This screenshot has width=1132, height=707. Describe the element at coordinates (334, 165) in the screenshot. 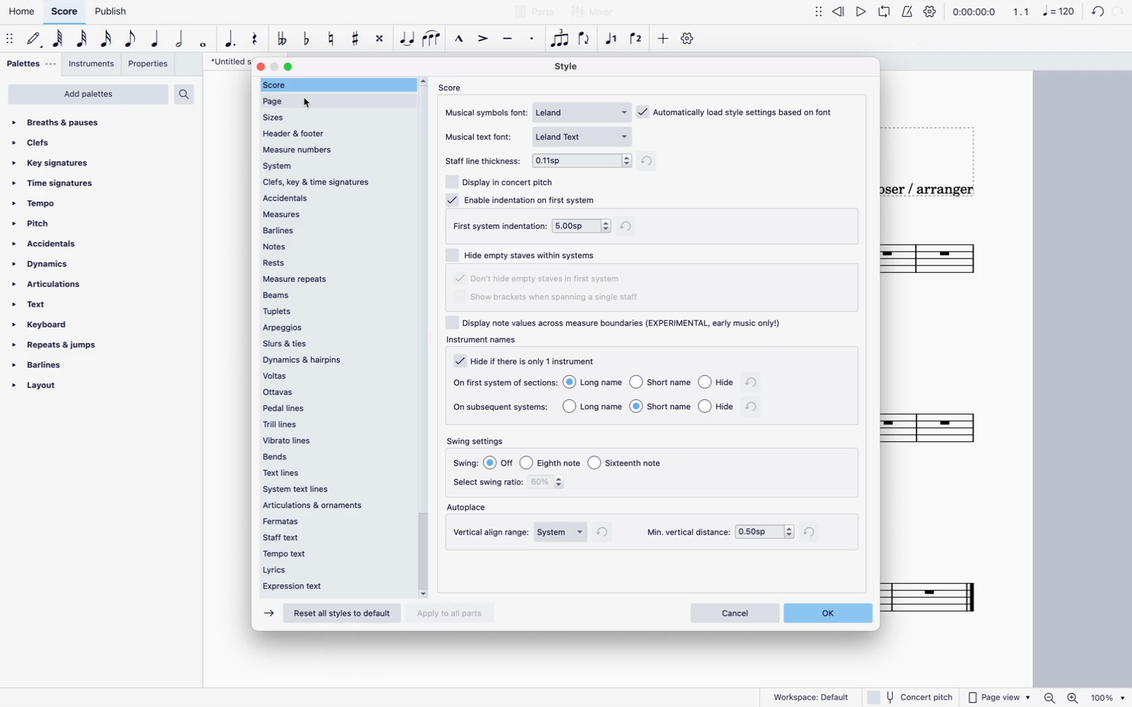

I see `system` at that location.